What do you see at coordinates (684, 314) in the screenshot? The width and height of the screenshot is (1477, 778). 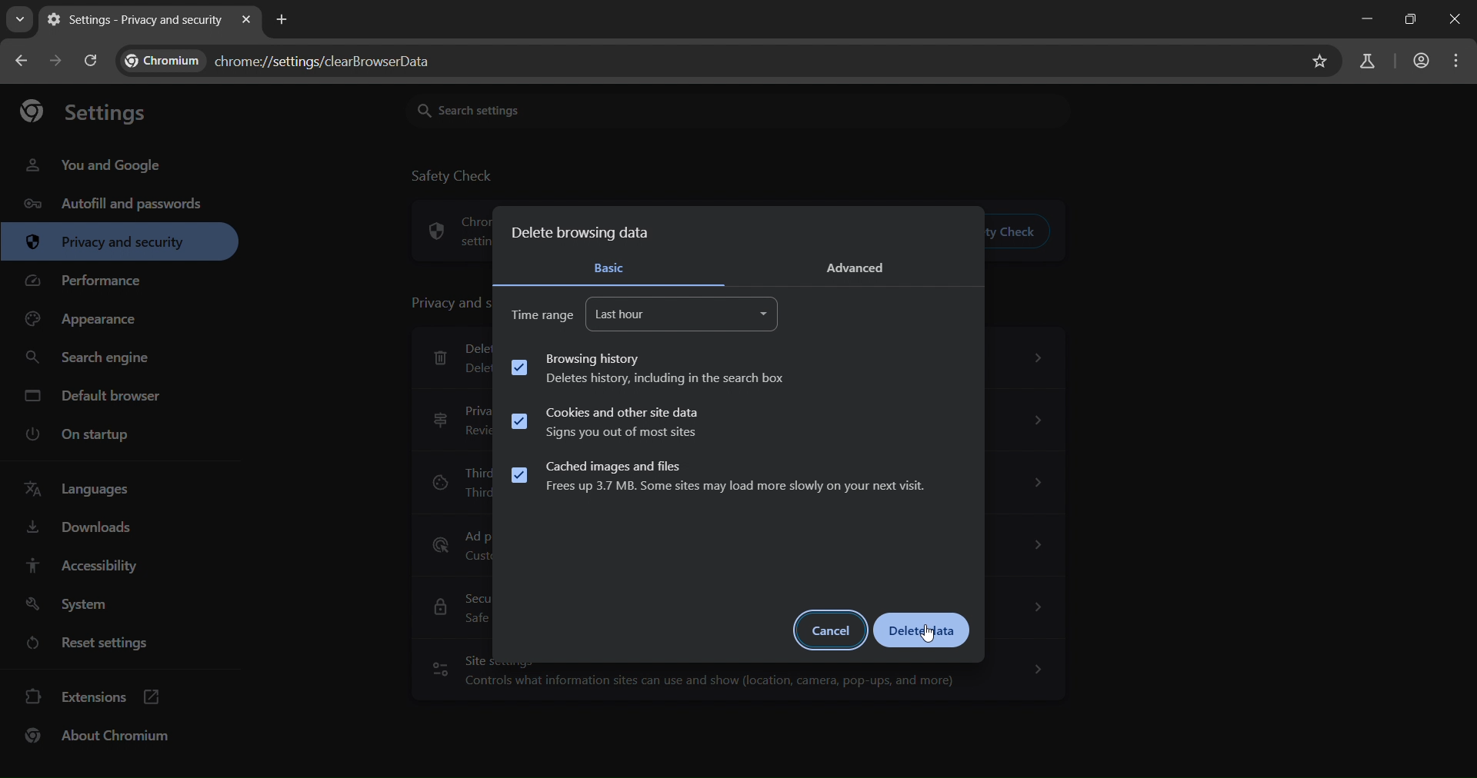 I see `Last hour` at bounding box center [684, 314].